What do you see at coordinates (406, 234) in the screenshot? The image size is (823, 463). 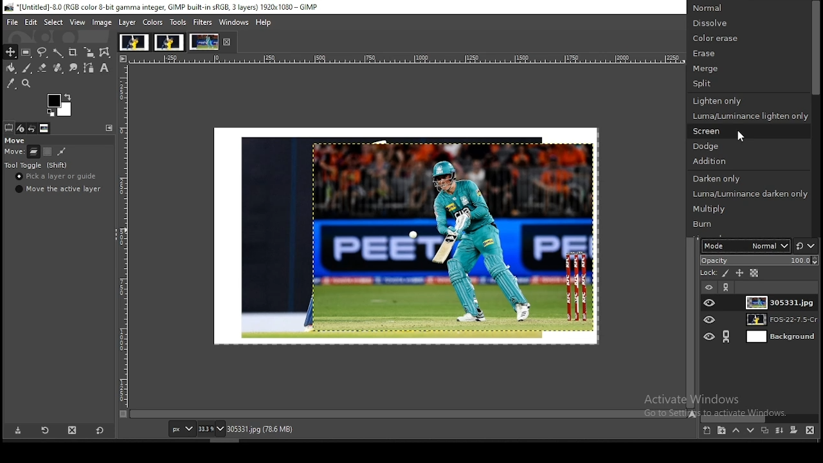 I see `image` at bounding box center [406, 234].